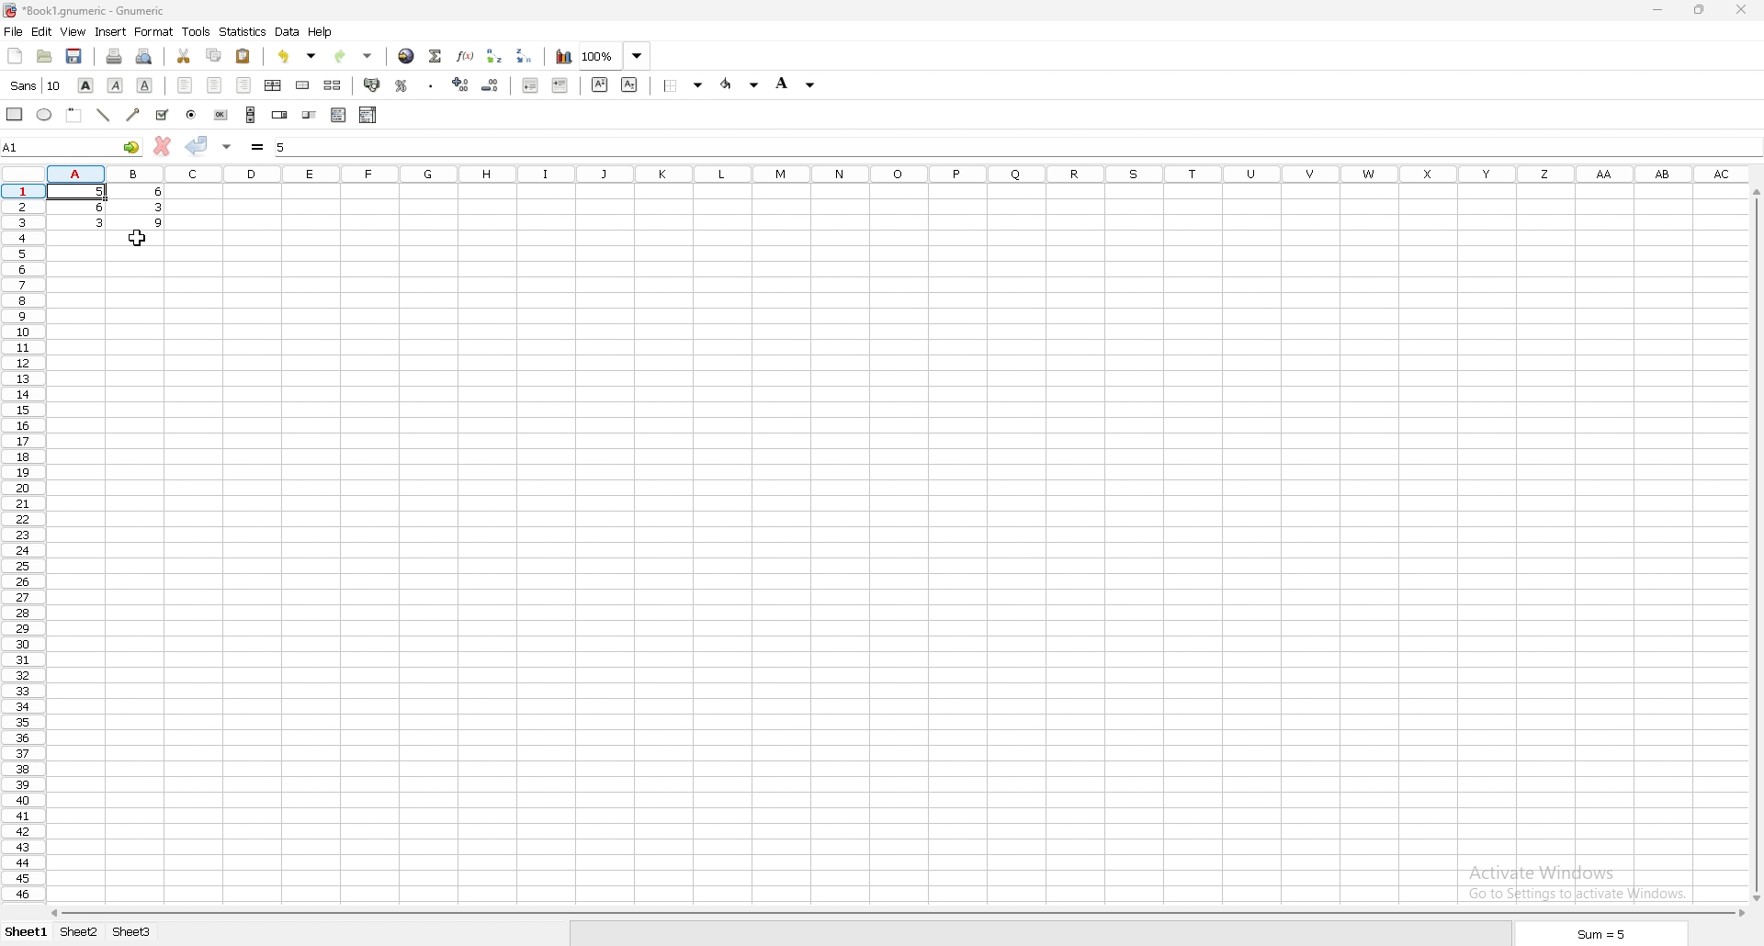 Image resolution: width=1764 pixels, height=946 pixels. Describe the element at coordinates (244, 55) in the screenshot. I see `paste` at that location.